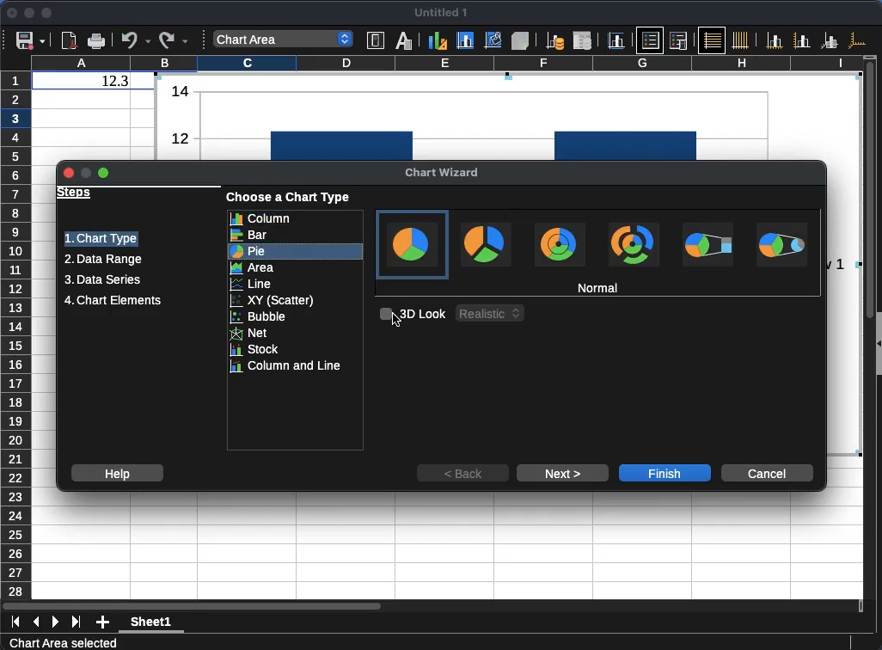  Describe the element at coordinates (70, 41) in the screenshot. I see `Export directly as PDF` at that location.